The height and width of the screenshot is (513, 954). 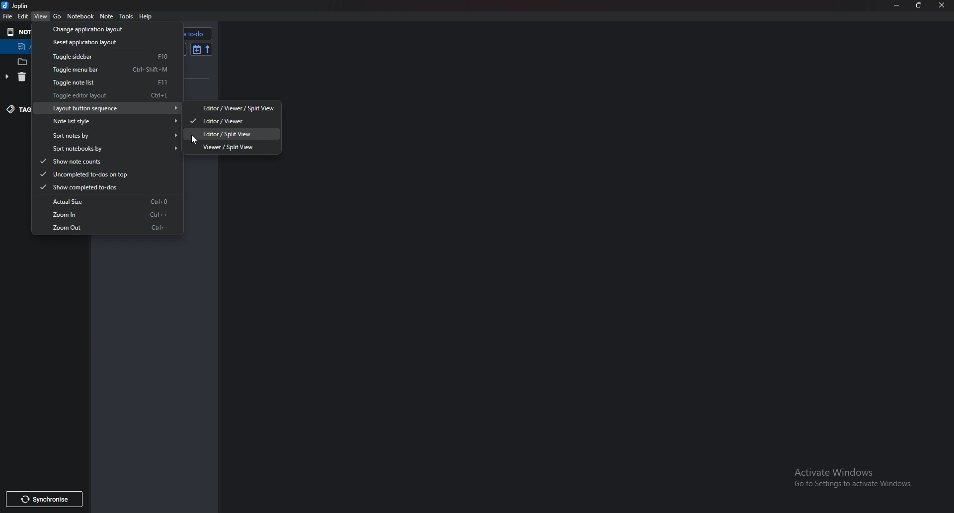 What do you see at coordinates (110, 121) in the screenshot?
I see `Note list style` at bounding box center [110, 121].